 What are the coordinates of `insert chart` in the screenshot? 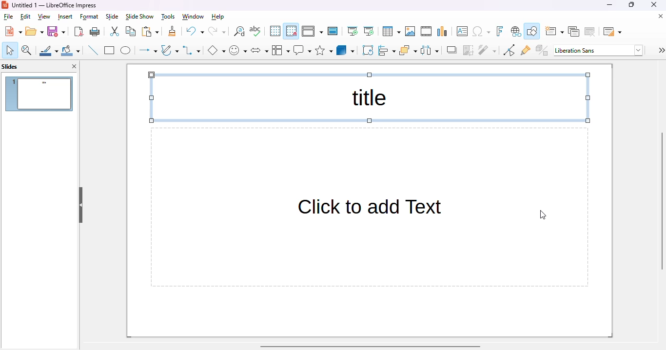 It's located at (443, 32).